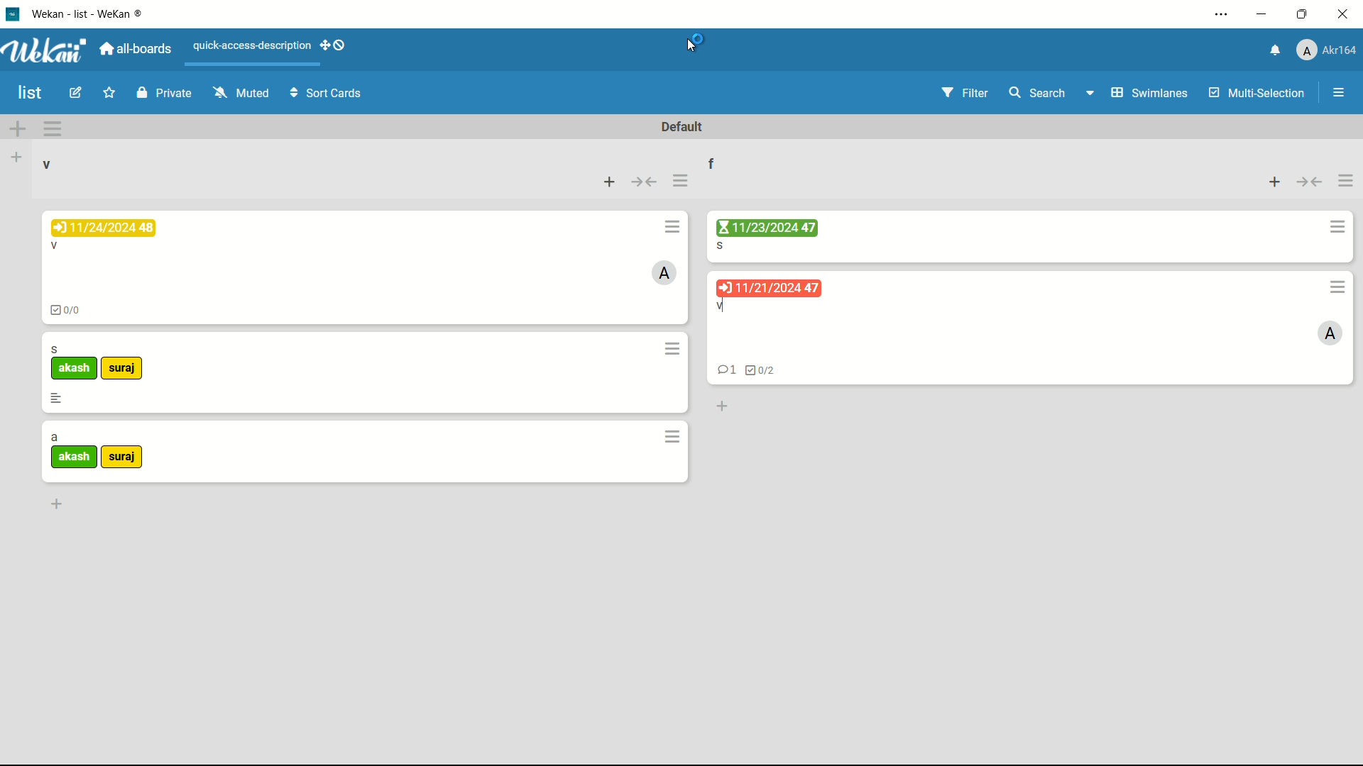  Describe the element at coordinates (611, 183) in the screenshot. I see `add card top of list` at that location.